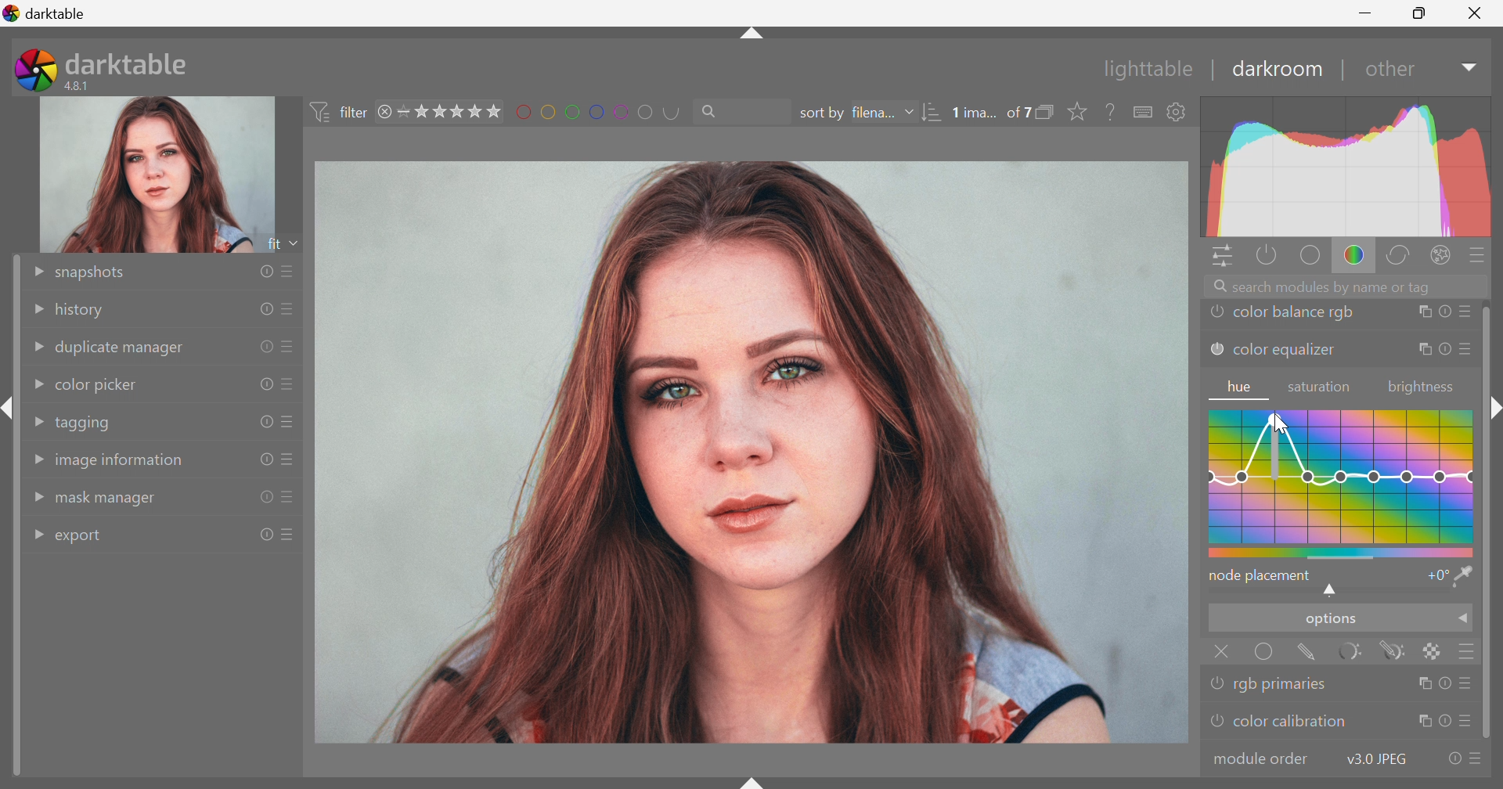 The image size is (1503, 789). What do you see at coordinates (1214, 68) in the screenshot?
I see `|` at bounding box center [1214, 68].